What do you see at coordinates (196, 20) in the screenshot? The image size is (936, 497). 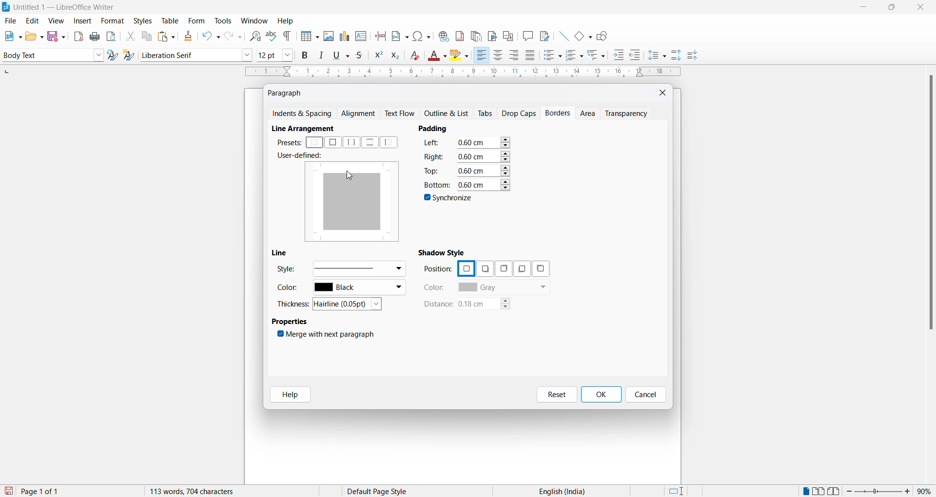 I see `form` at bounding box center [196, 20].